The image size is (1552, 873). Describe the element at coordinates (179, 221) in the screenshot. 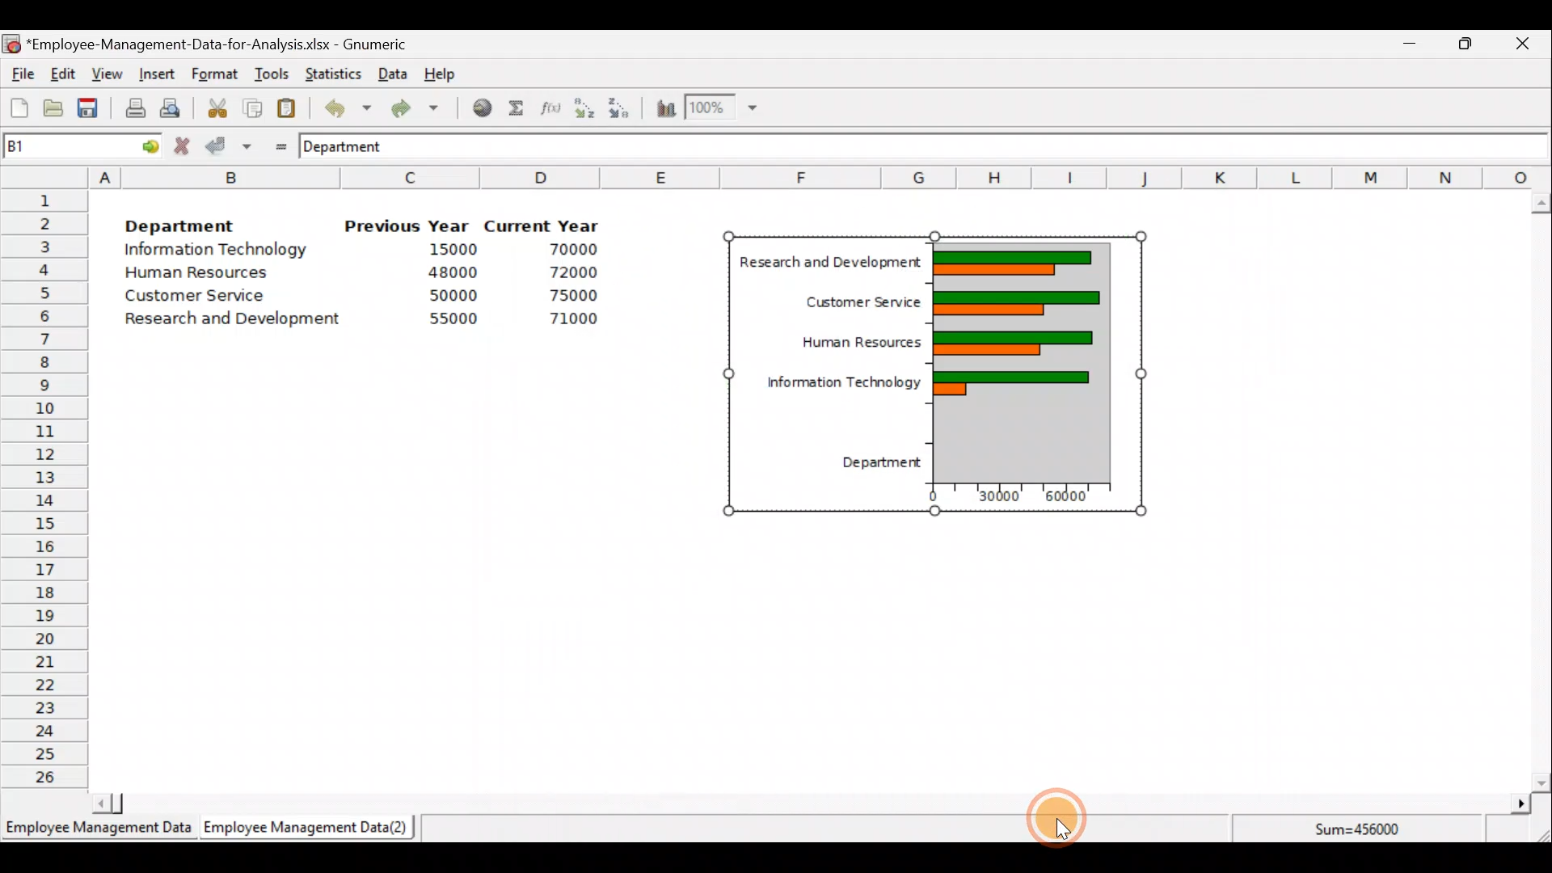

I see `Department` at that location.